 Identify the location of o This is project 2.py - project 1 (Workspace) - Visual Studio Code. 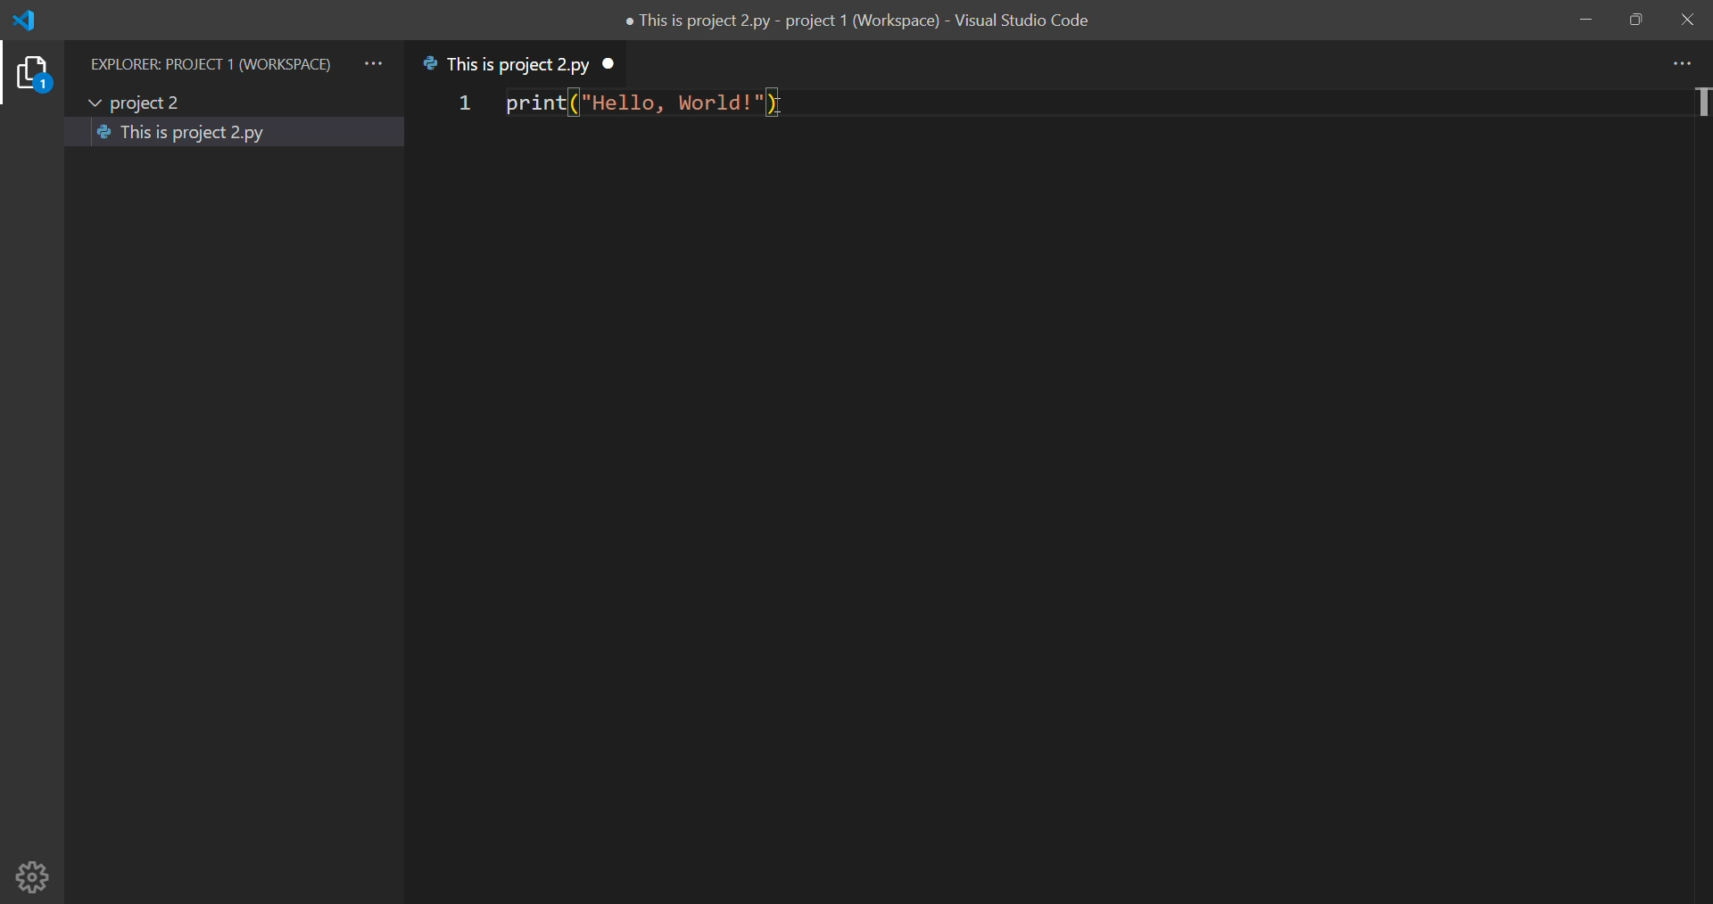
(862, 24).